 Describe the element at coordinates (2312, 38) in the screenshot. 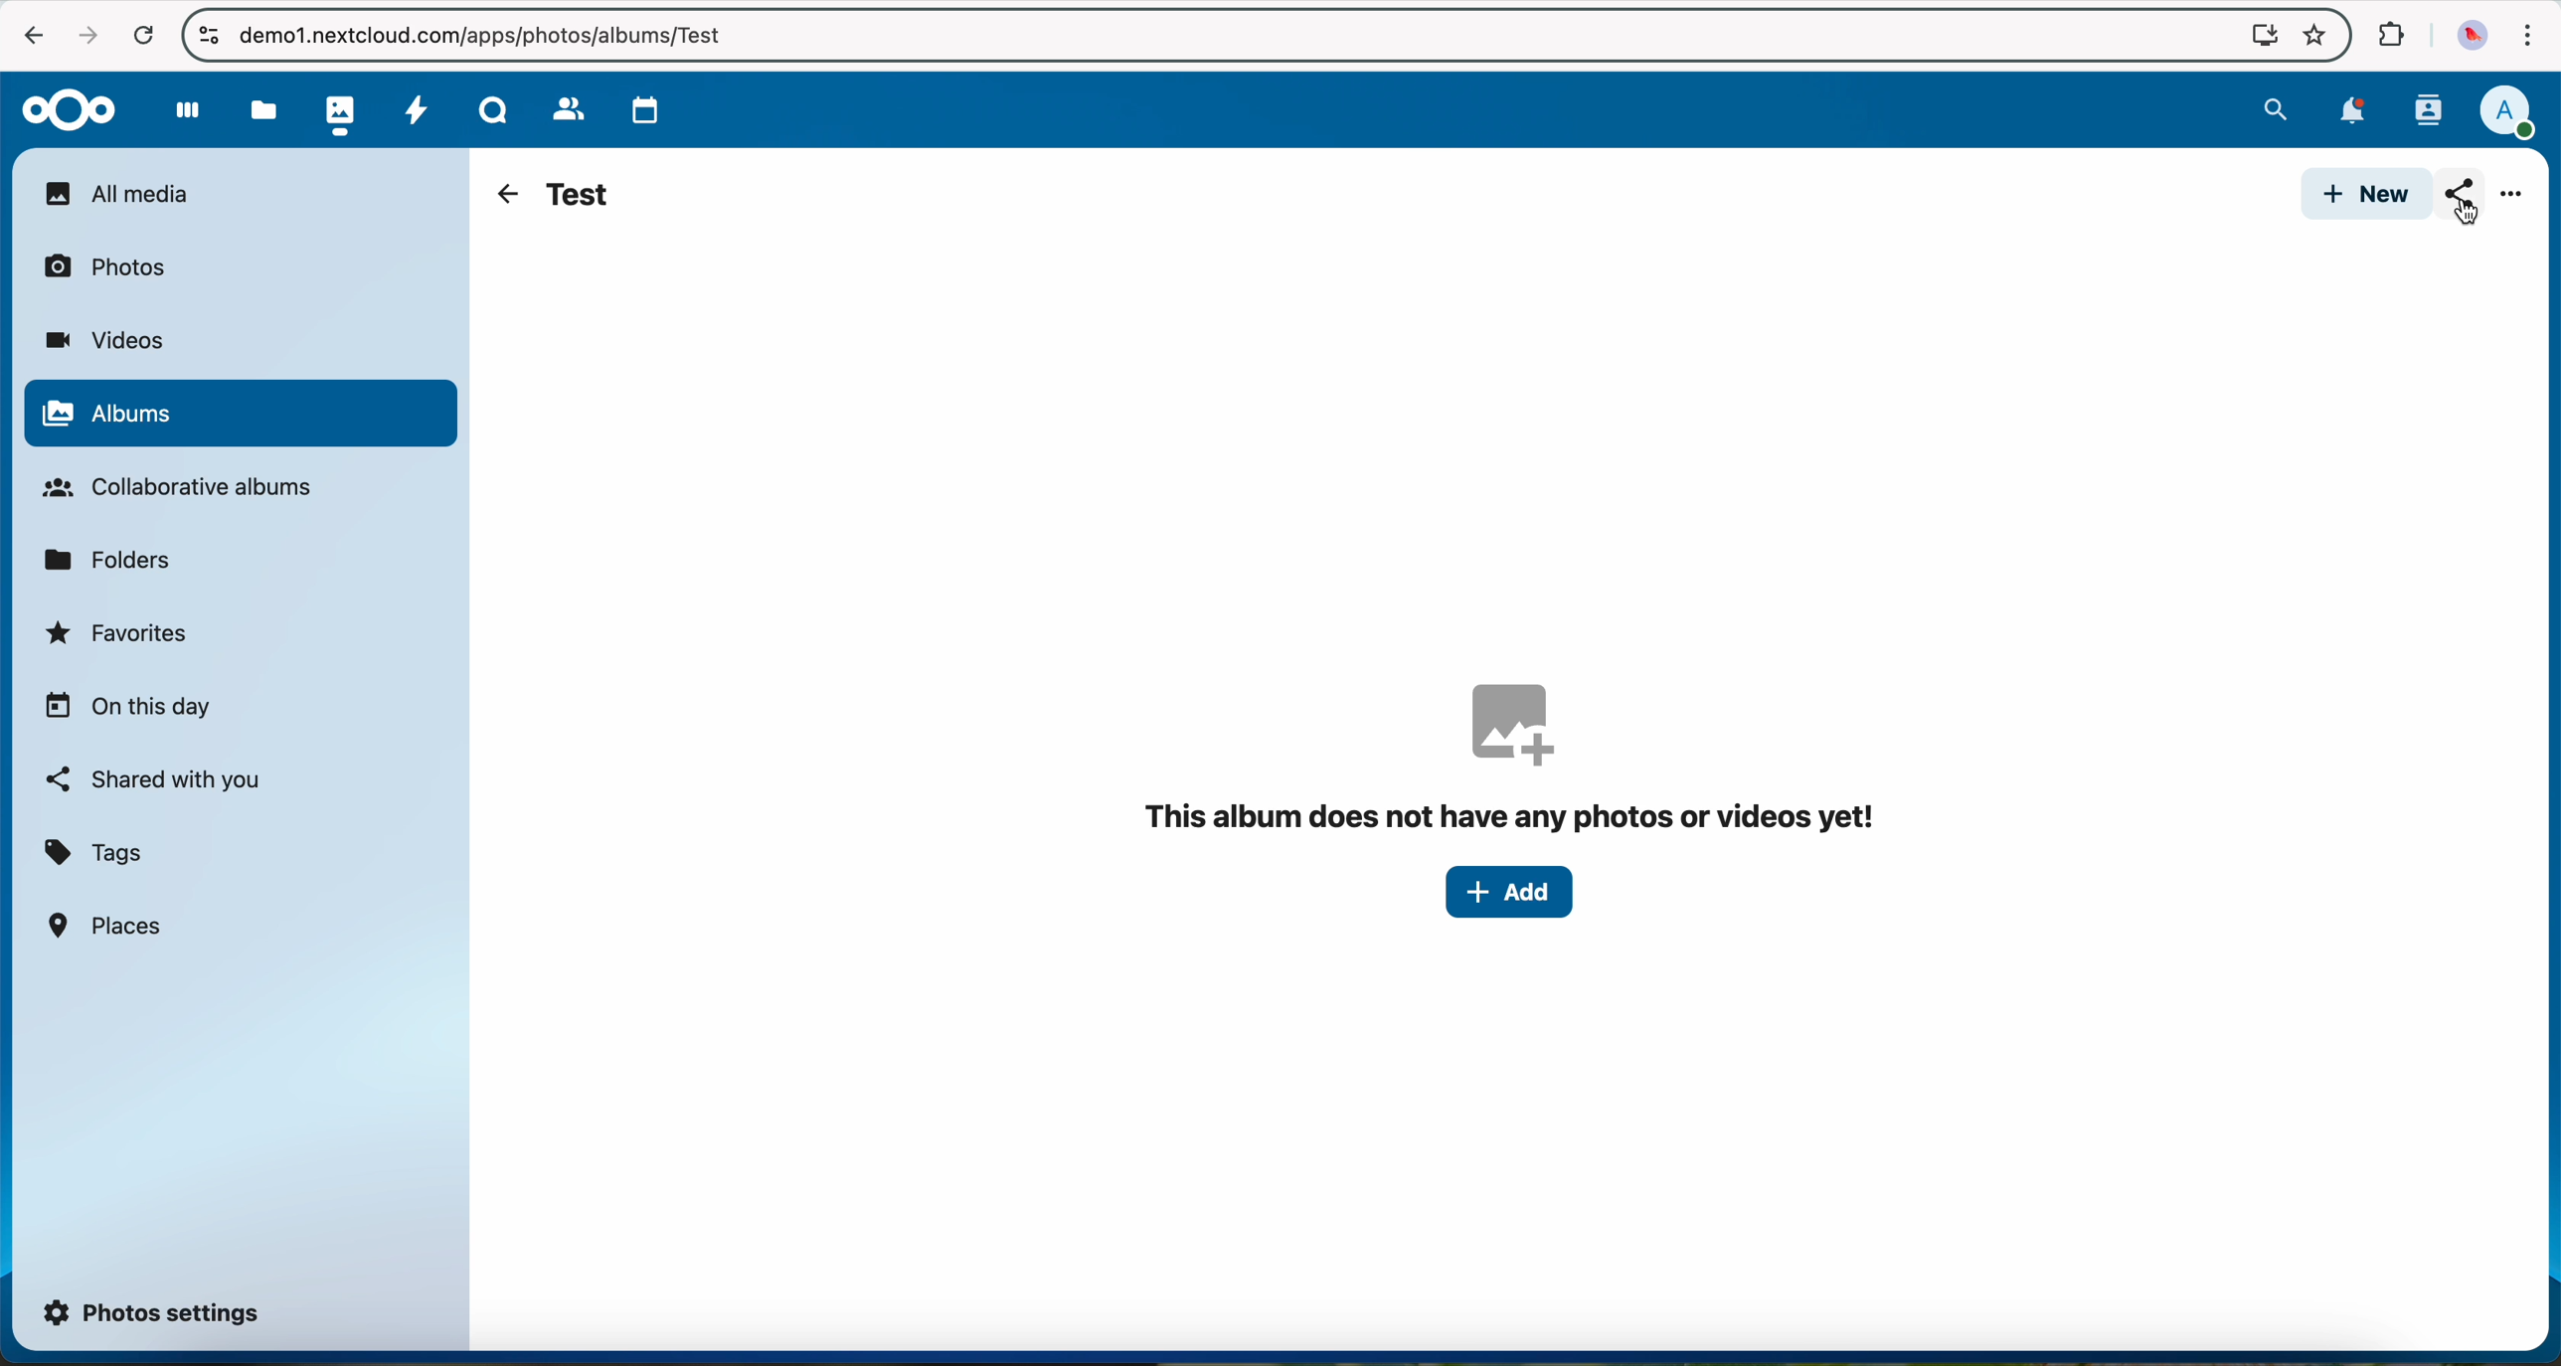

I see `favorites` at that location.